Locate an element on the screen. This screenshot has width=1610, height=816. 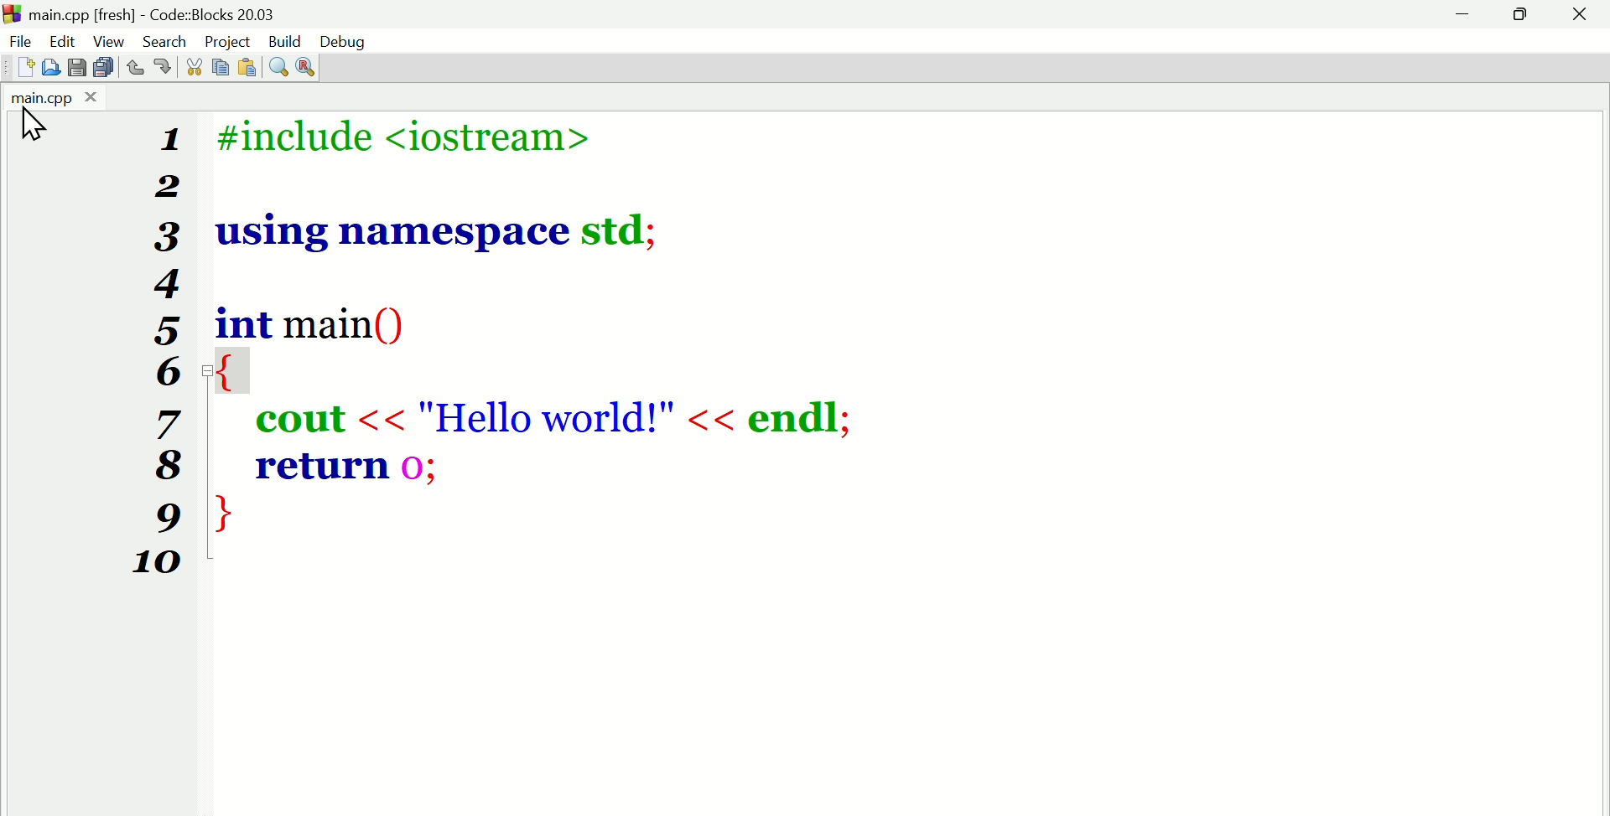
Cut is located at coordinates (190, 66).